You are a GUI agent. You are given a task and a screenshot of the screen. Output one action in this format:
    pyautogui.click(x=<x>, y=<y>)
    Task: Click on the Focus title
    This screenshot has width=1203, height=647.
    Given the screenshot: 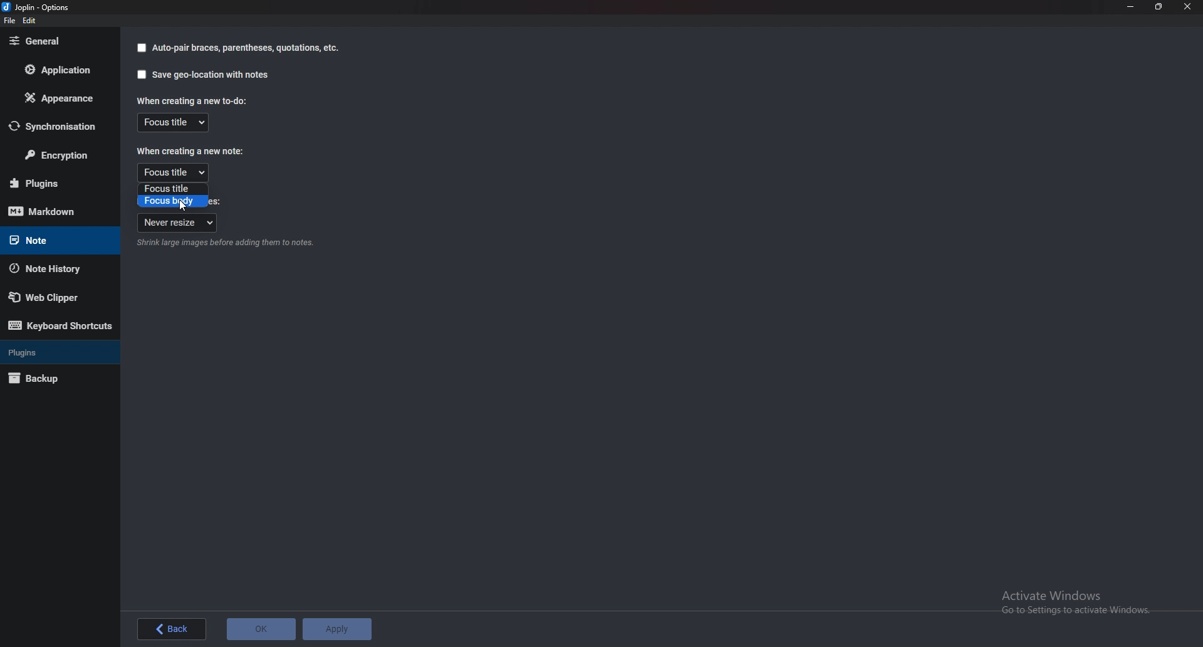 What is the action you would take?
    pyautogui.click(x=171, y=189)
    